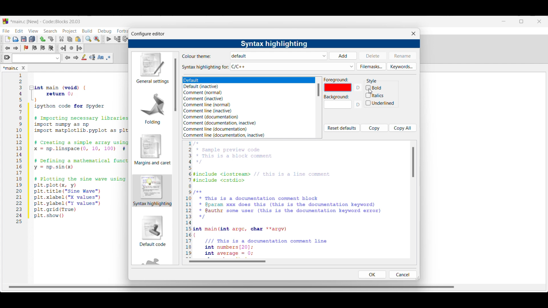 This screenshot has height=308, width=548. Describe the element at coordinates (109, 39) in the screenshot. I see `Debug/Continue` at that location.